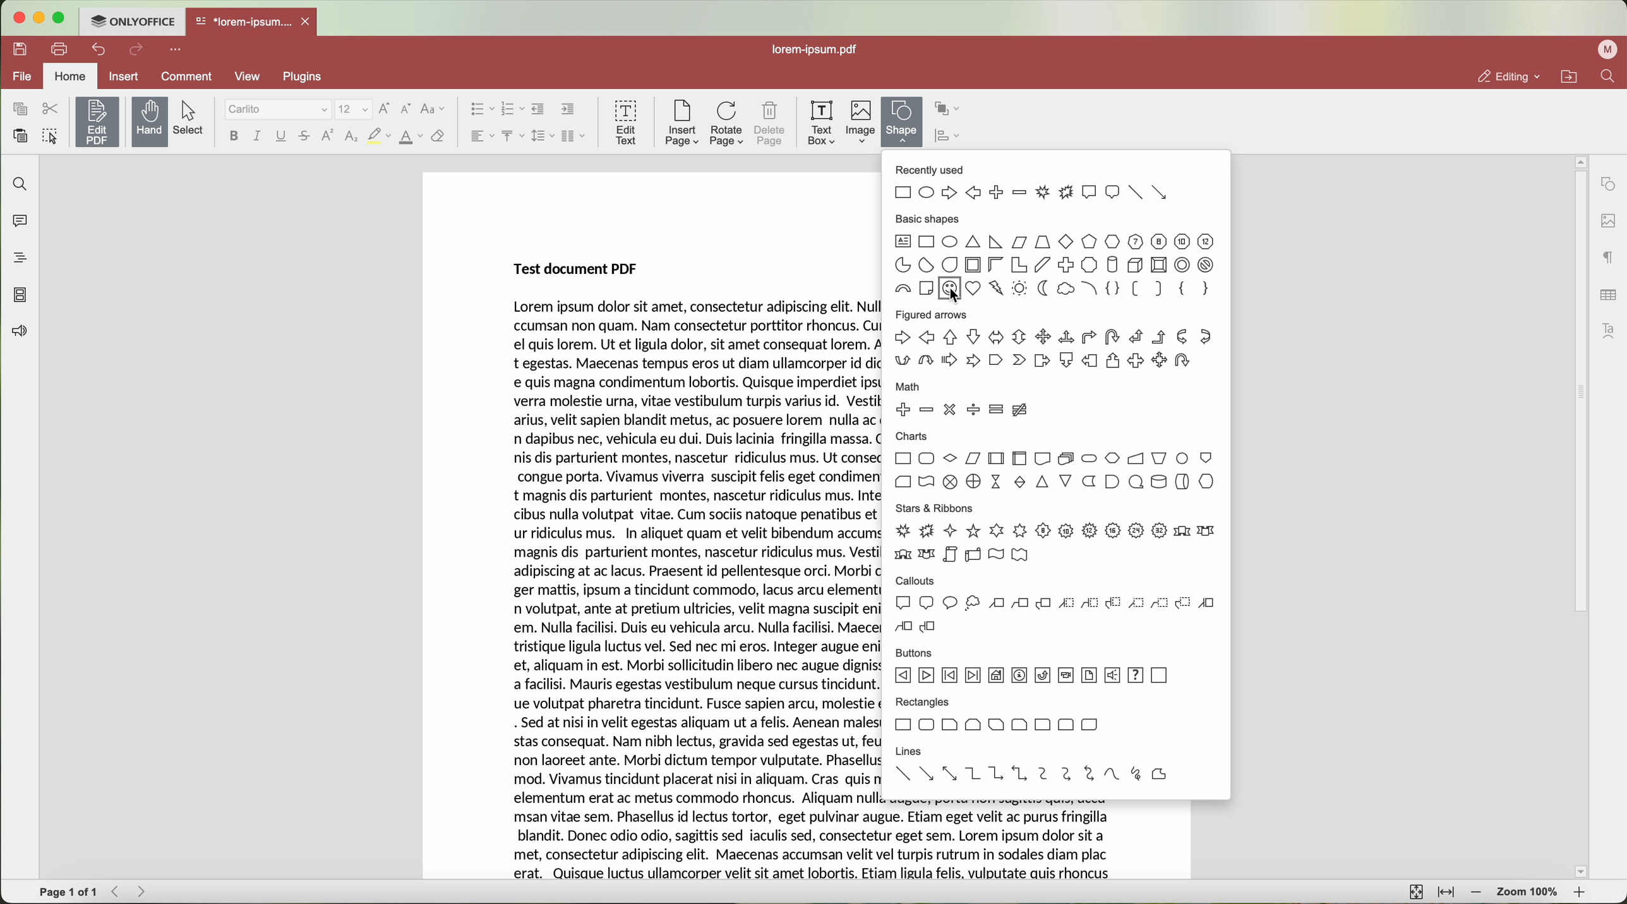 This screenshot has width=1627, height=904. Describe the element at coordinates (100, 49) in the screenshot. I see `undo` at that location.